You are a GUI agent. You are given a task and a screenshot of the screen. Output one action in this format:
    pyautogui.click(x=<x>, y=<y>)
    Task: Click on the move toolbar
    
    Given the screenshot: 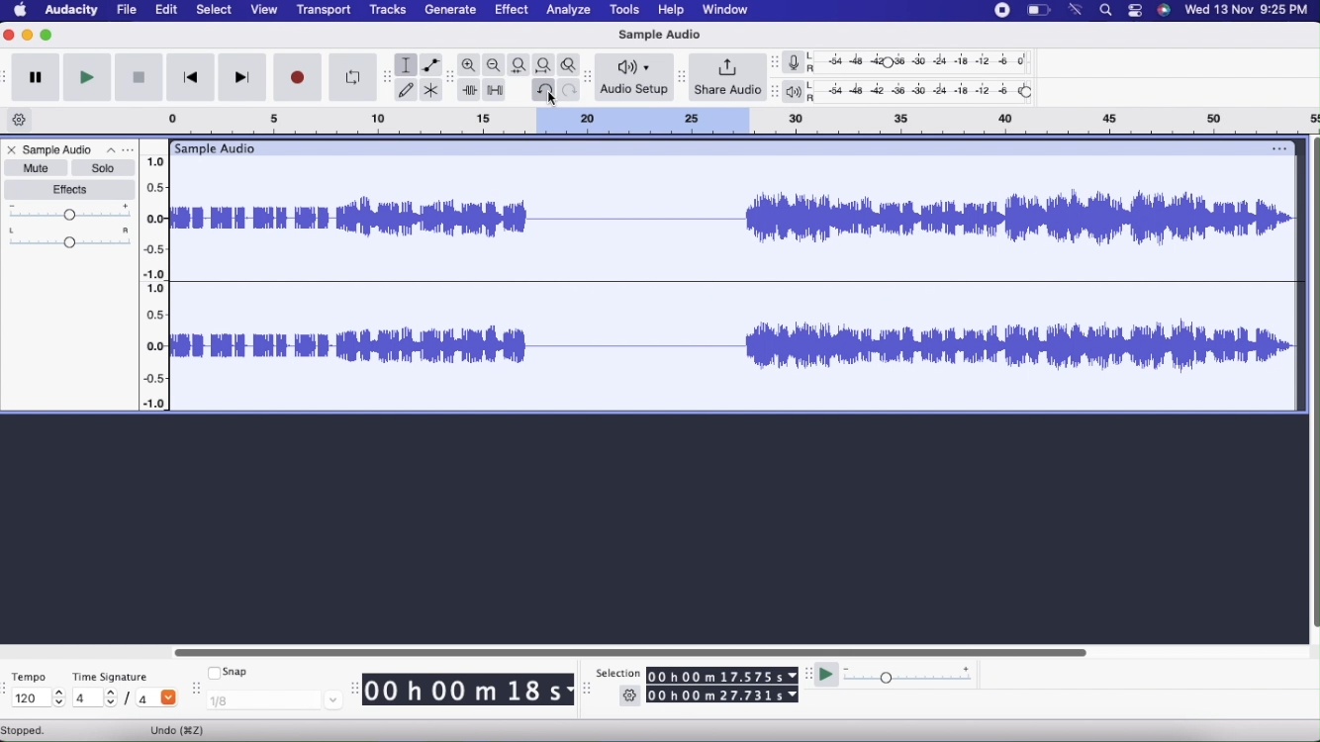 What is the action you would take?
    pyautogui.click(x=586, y=76)
    